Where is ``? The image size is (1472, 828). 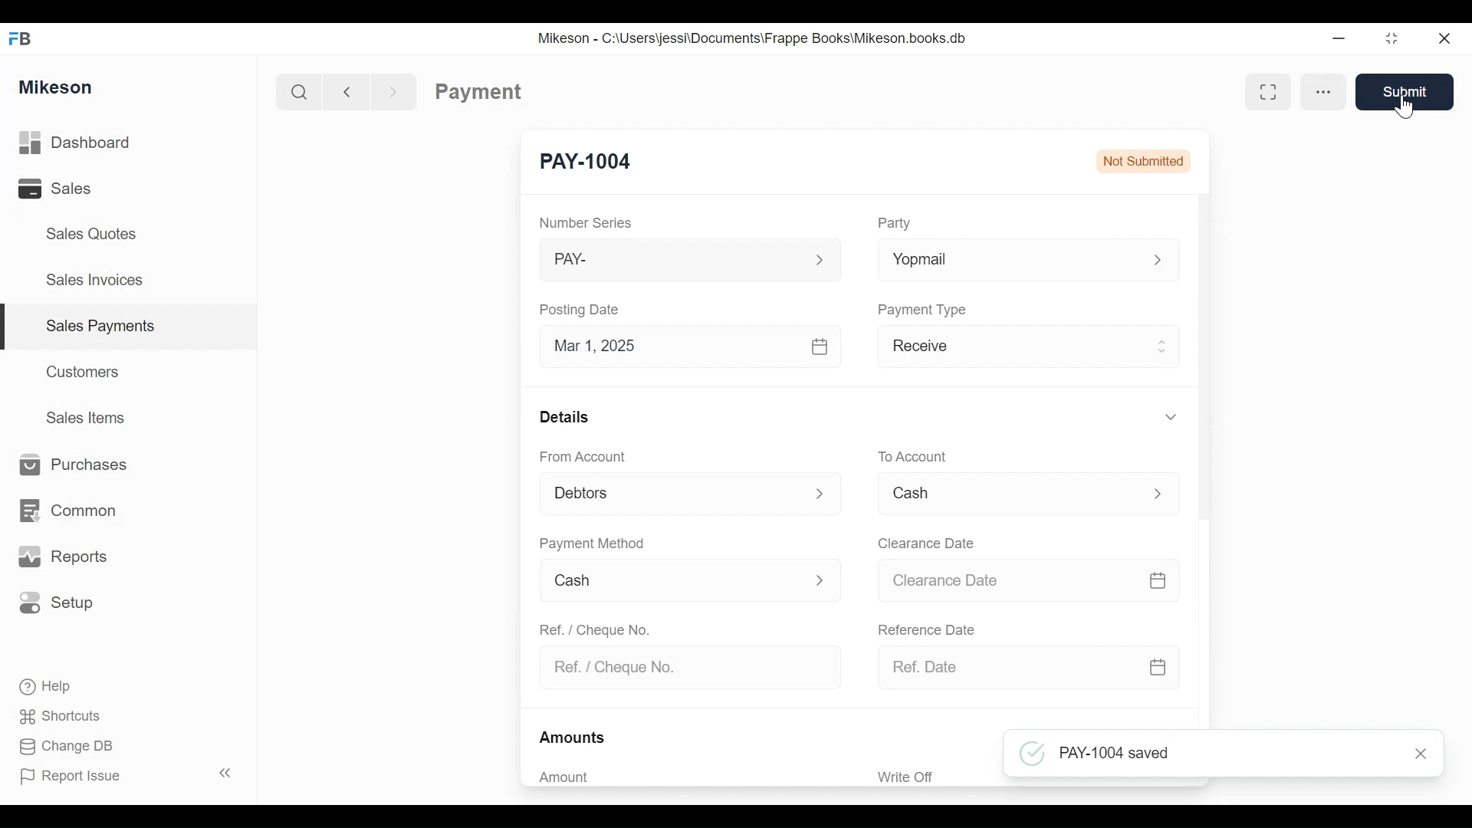  is located at coordinates (1027, 489).